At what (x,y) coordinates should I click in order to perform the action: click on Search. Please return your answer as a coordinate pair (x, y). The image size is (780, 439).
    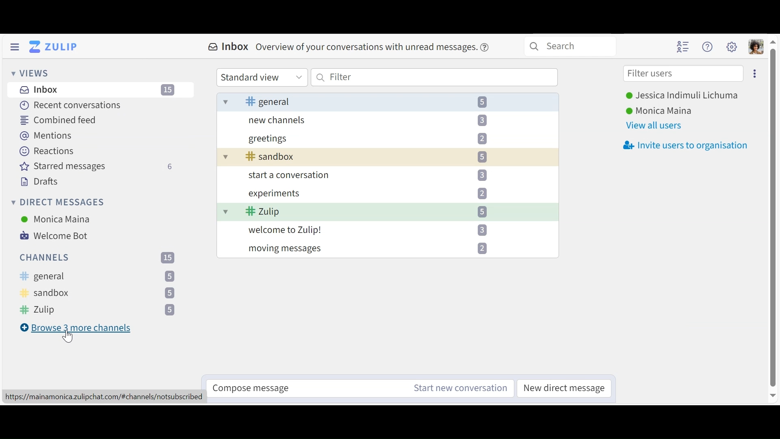
    Looking at the image, I should click on (566, 46).